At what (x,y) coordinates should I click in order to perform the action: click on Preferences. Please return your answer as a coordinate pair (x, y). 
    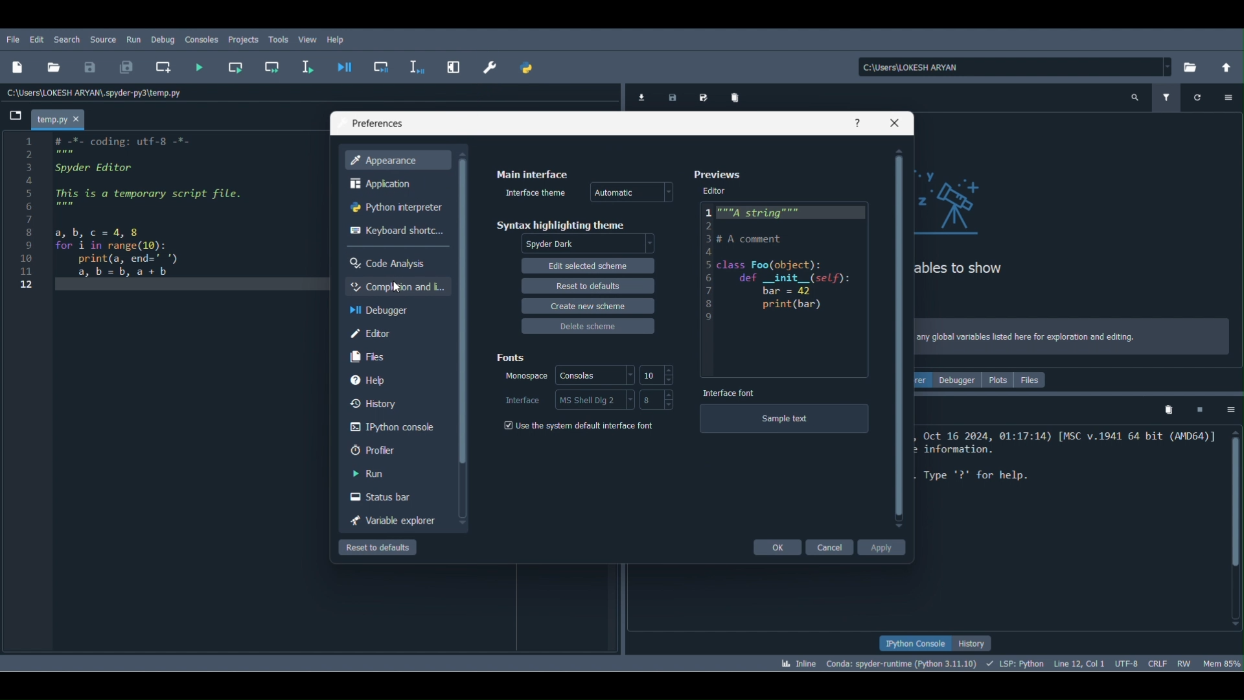
    Looking at the image, I should click on (490, 68).